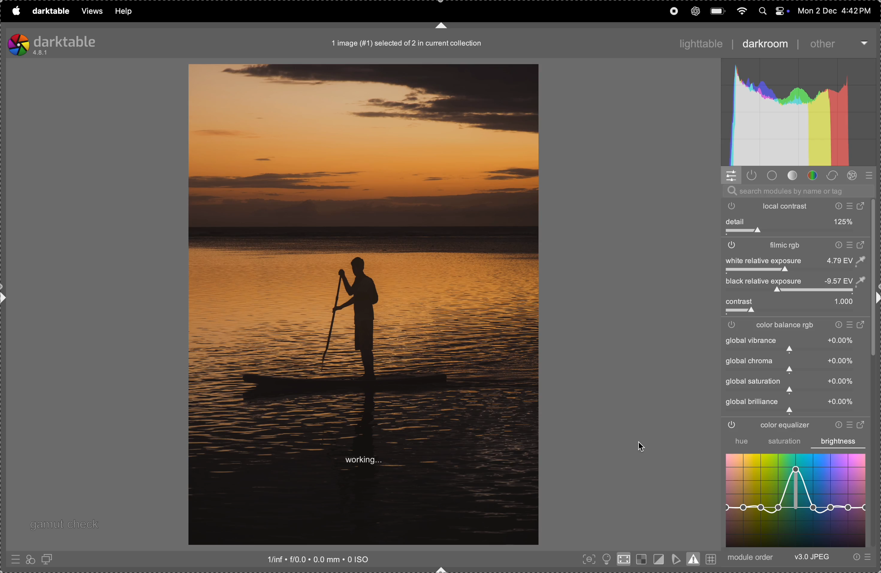  What do you see at coordinates (773, 175) in the screenshot?
I see `base` at bounding box center [773, 175].